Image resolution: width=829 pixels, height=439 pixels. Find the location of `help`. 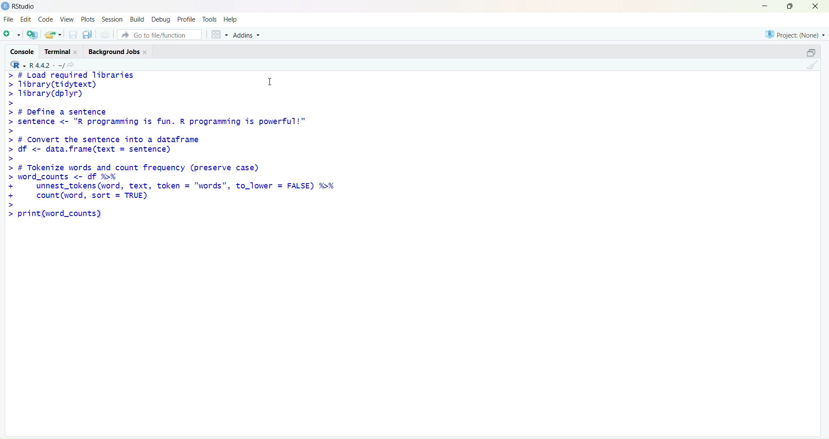

help is located at coordinates (231, 20).